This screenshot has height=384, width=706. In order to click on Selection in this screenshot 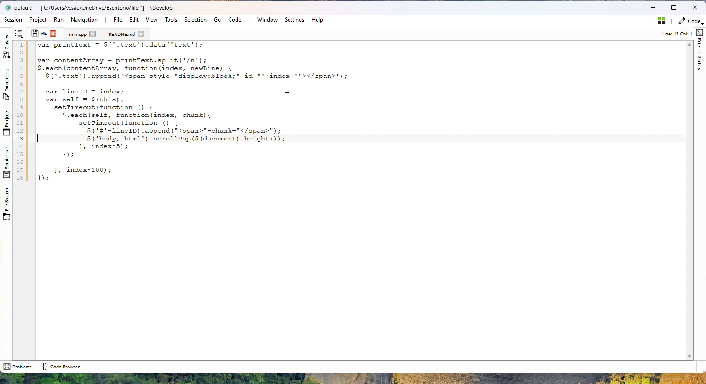, I will do `click(195, 20)`.